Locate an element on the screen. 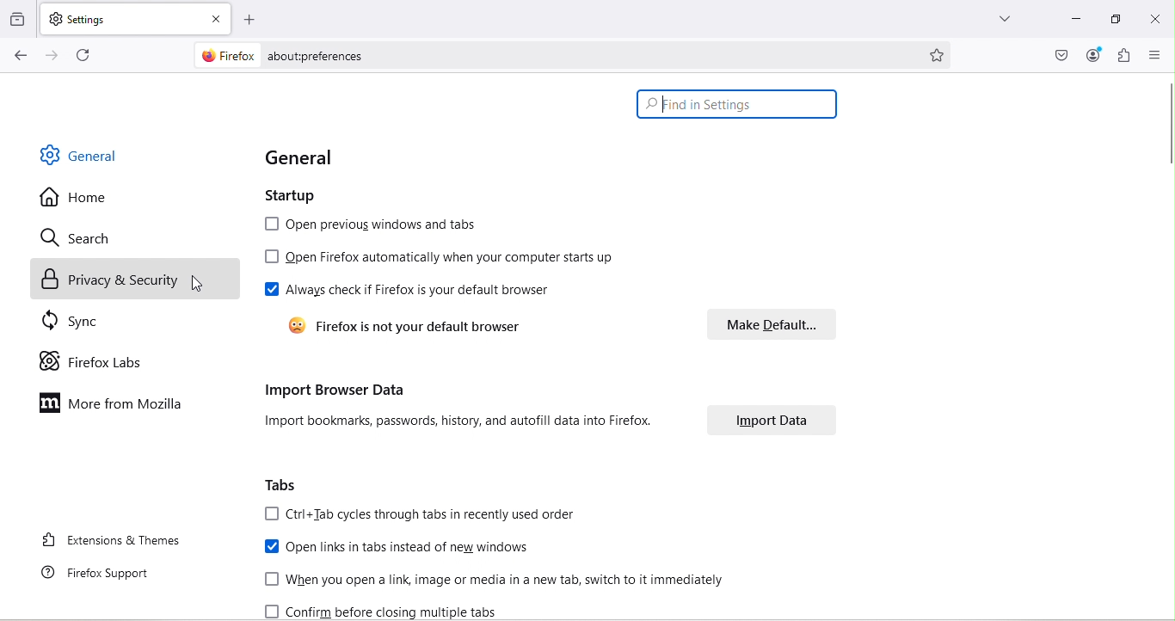 Image resolution: width=1175 pixels, height=621 pixels. about:preferences is located at coordinates (590, 55).